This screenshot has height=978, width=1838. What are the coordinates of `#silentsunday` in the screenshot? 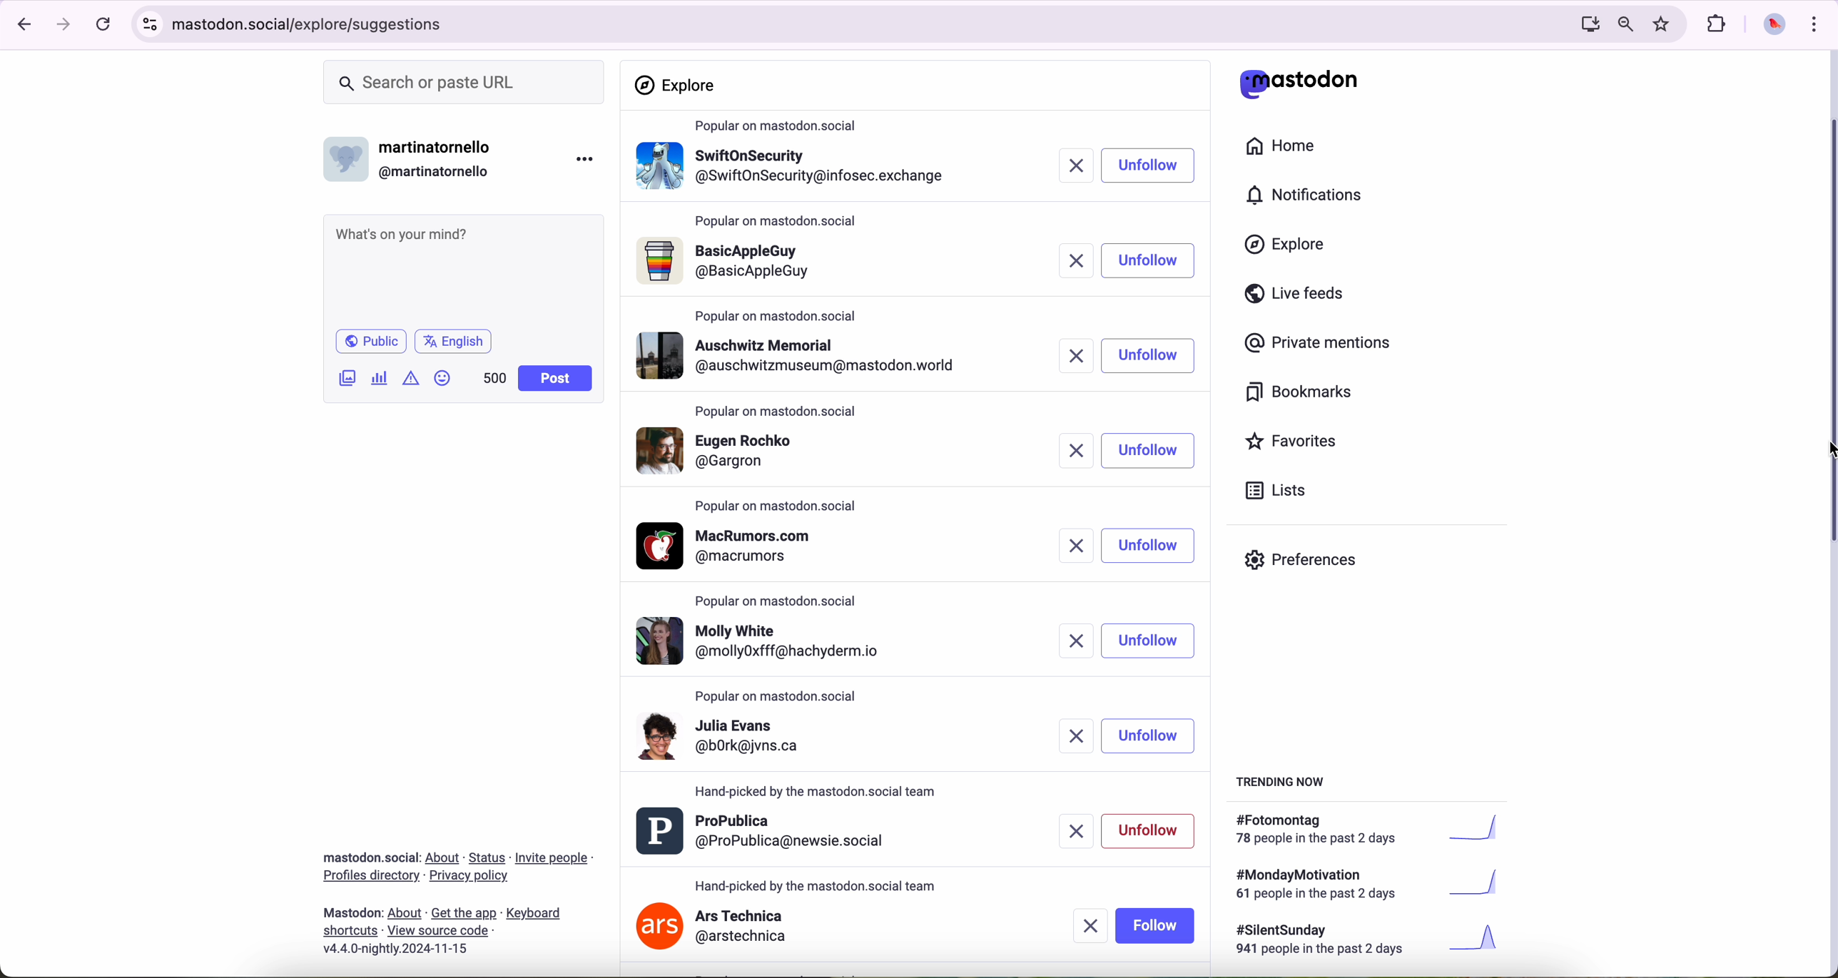 It's located at (1371, 942).